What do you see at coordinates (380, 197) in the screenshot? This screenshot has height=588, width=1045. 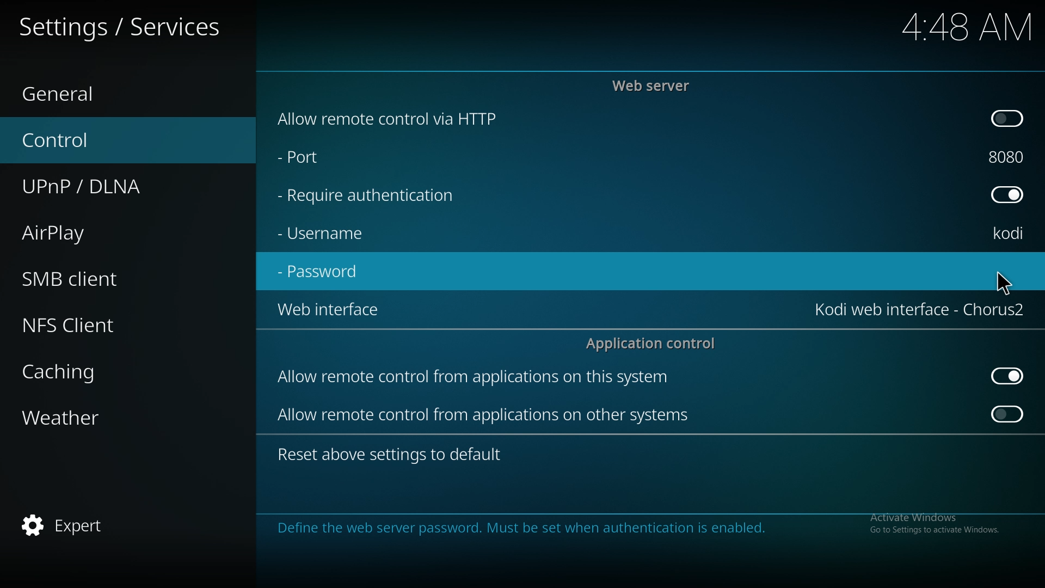 I see `require authentication` at bounding box center [380, 197].